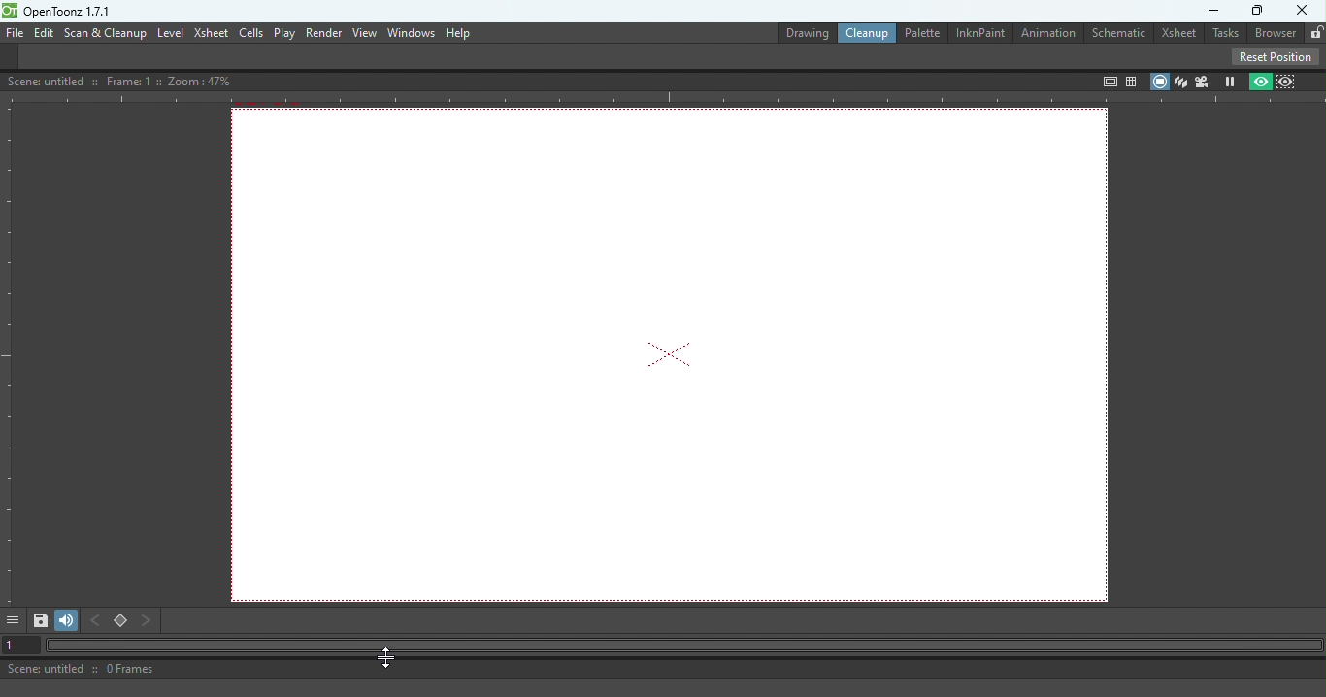  Describe the element at coordinates (1208, 11) in the screenshot. I see `Minimize` at that location.